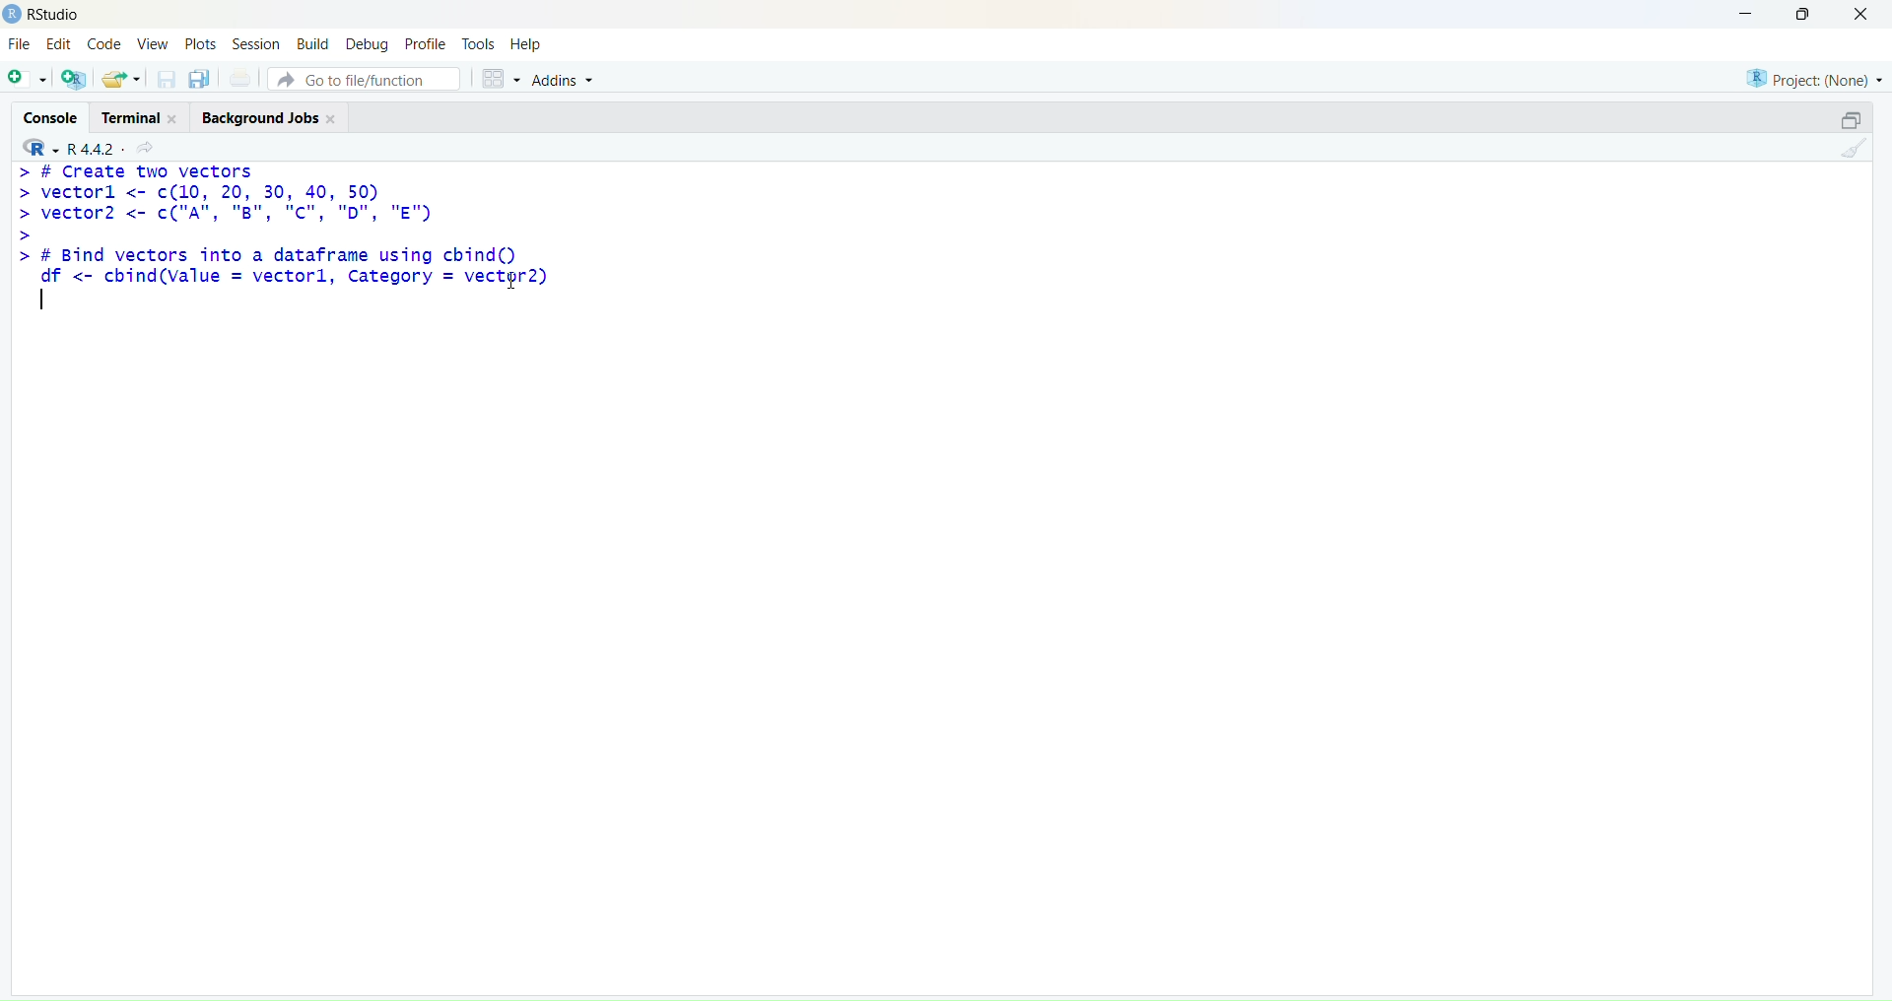 The image size is (1892, 1001). Describe the element at coordinates (254, 42) in the screenshot. I see `Session` at that location.